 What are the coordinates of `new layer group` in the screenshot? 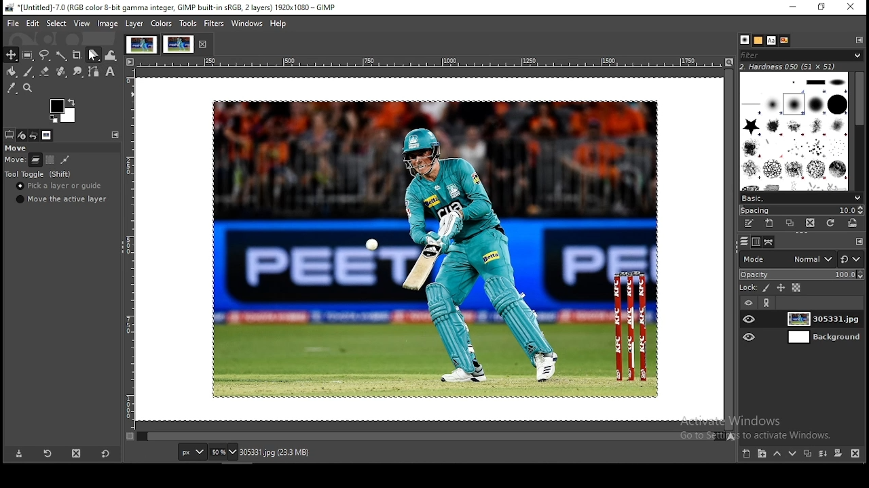 It's located at (761, 454).